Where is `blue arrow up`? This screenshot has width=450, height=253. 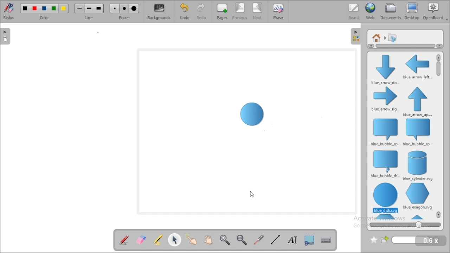
blue arrow up is located at coordinates (418, 102).